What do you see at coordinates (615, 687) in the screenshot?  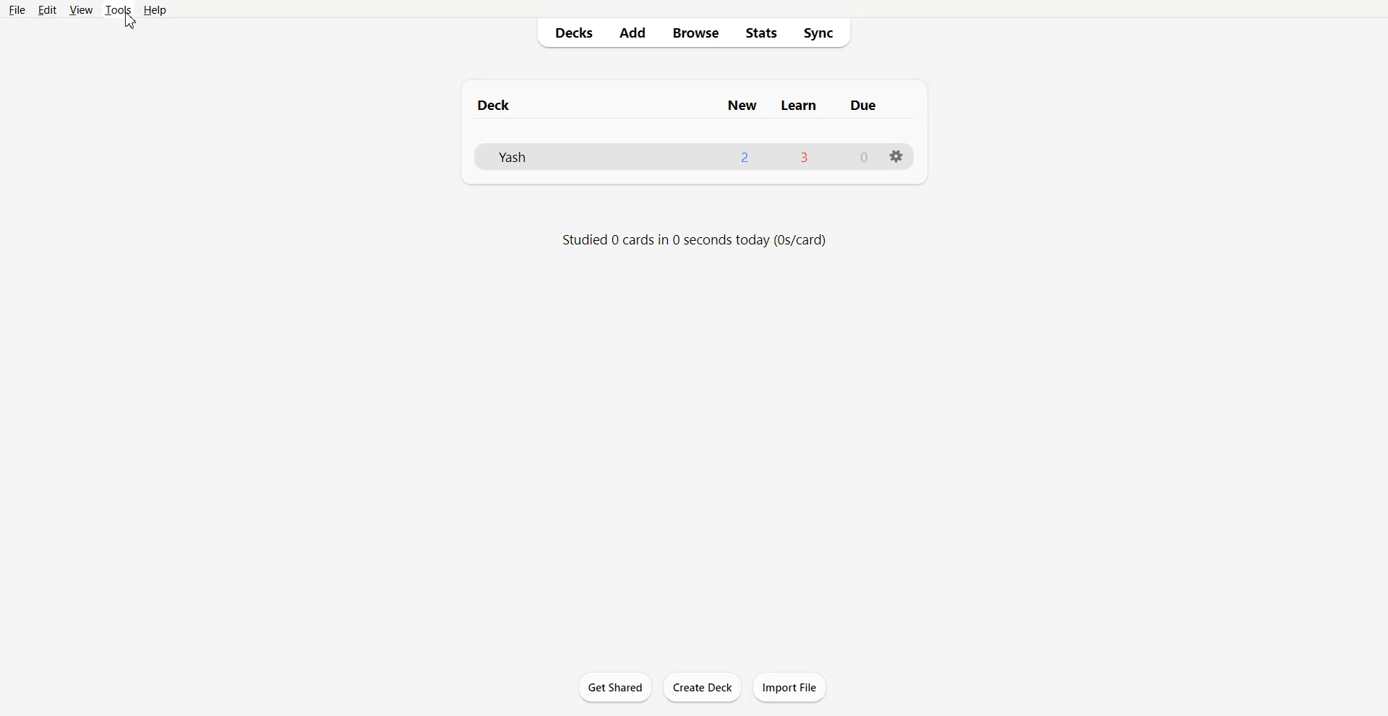 I see `Get Shared` at bounding box center [615, 687].